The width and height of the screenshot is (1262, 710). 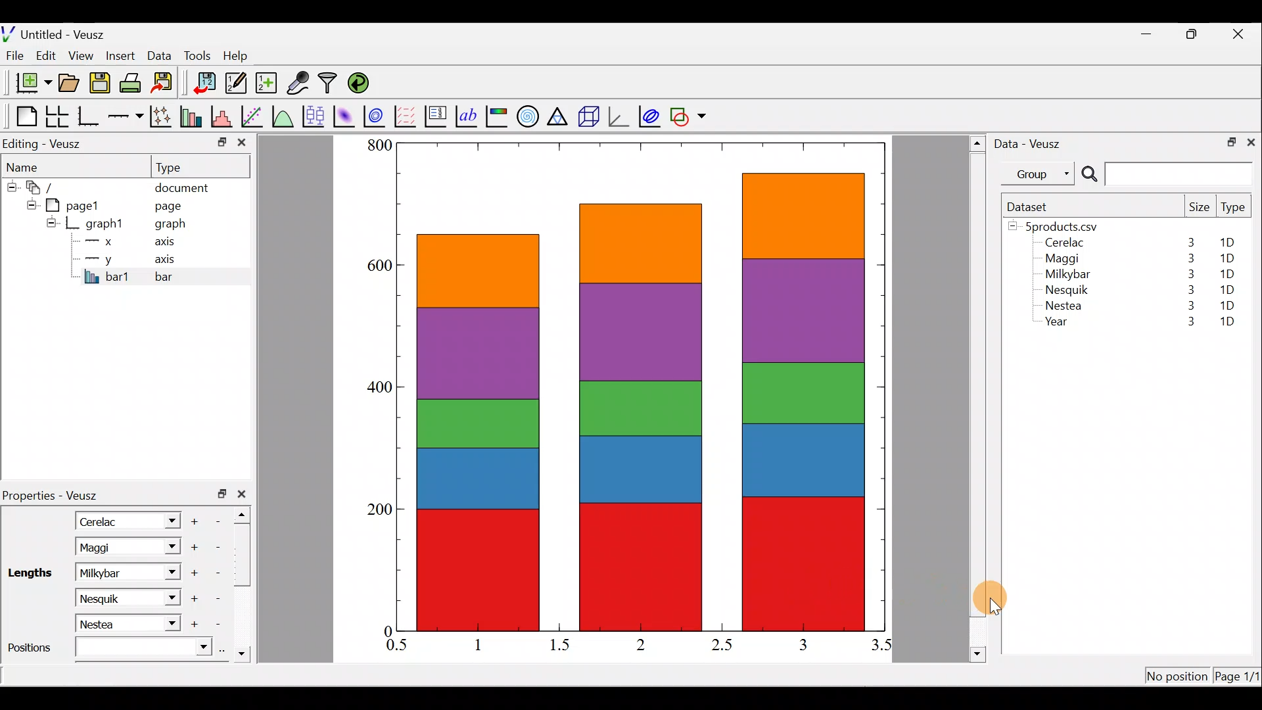 I want to click on Remove item, so click(x=218, y=572).